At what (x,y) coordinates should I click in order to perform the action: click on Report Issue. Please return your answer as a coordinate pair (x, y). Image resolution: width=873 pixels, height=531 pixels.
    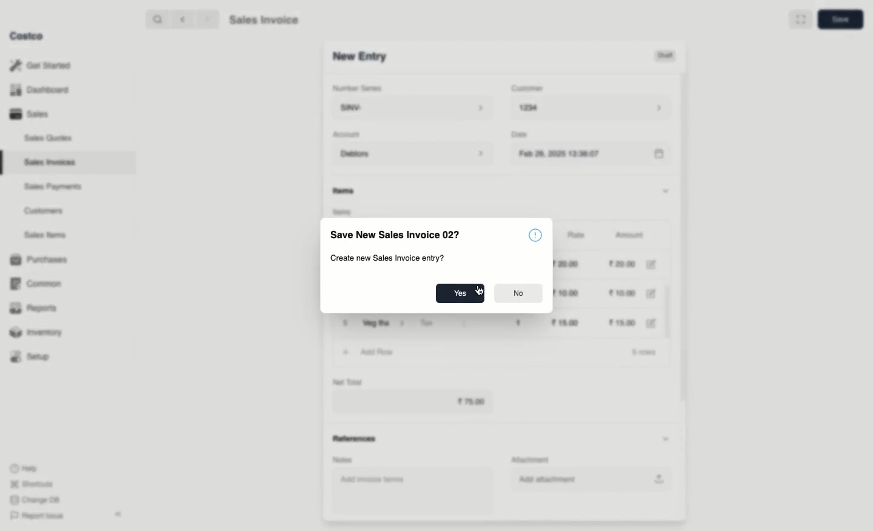
    Looking at the image, I should click on (35, 516).